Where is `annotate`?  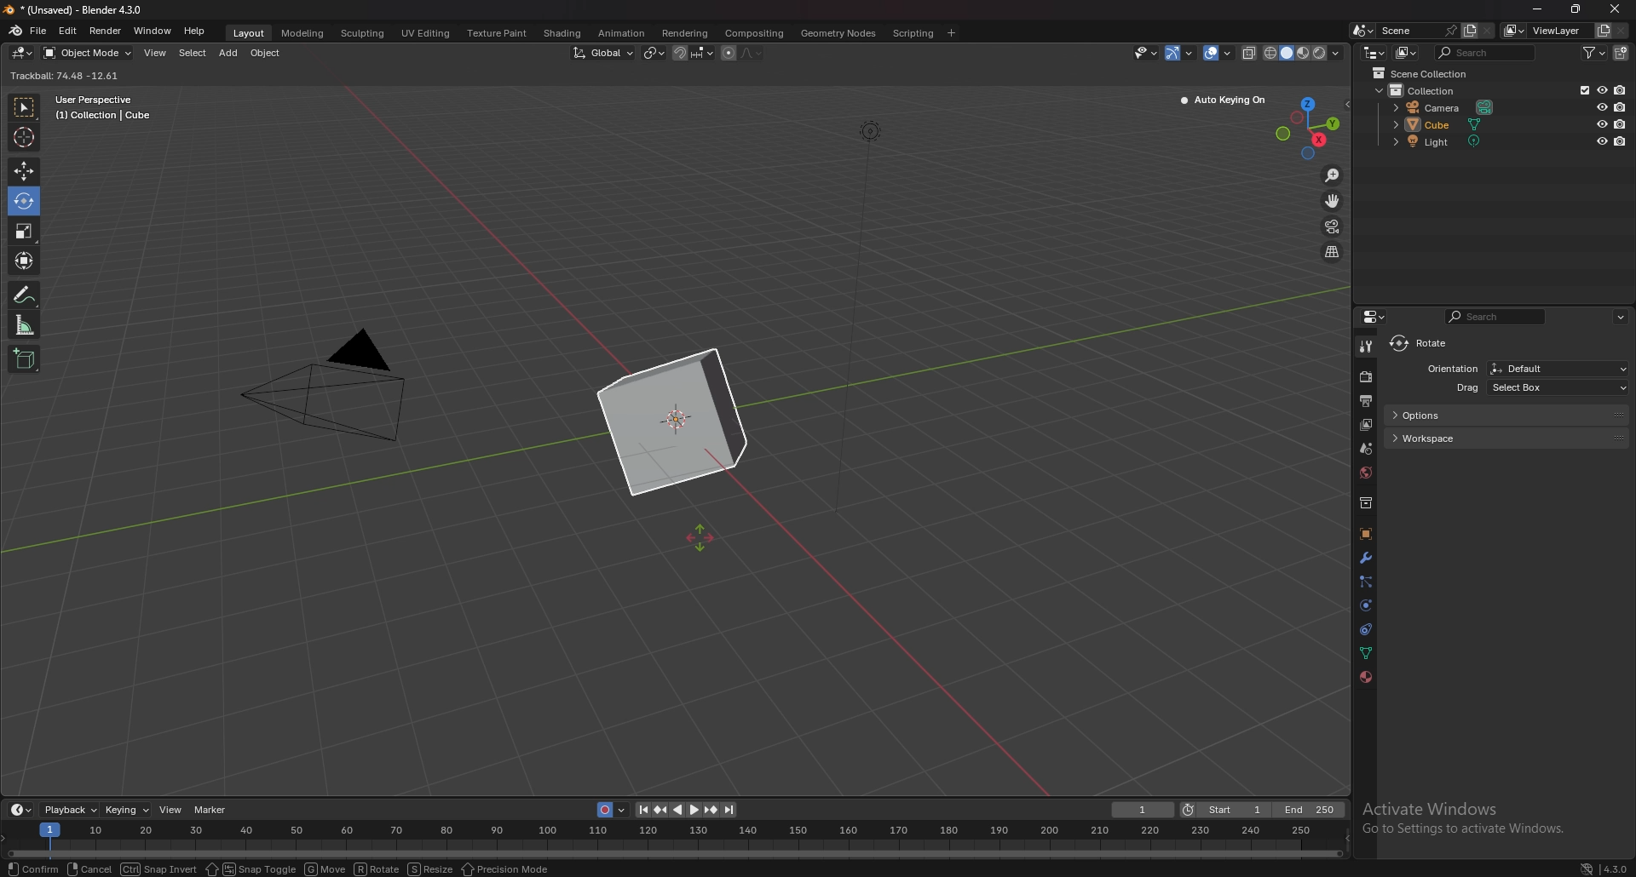
annotate is located at coordinates (26, 294).